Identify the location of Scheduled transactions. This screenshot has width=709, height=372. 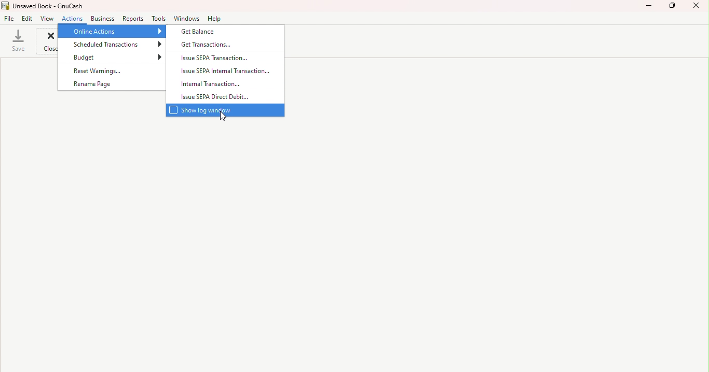
(110, 45).